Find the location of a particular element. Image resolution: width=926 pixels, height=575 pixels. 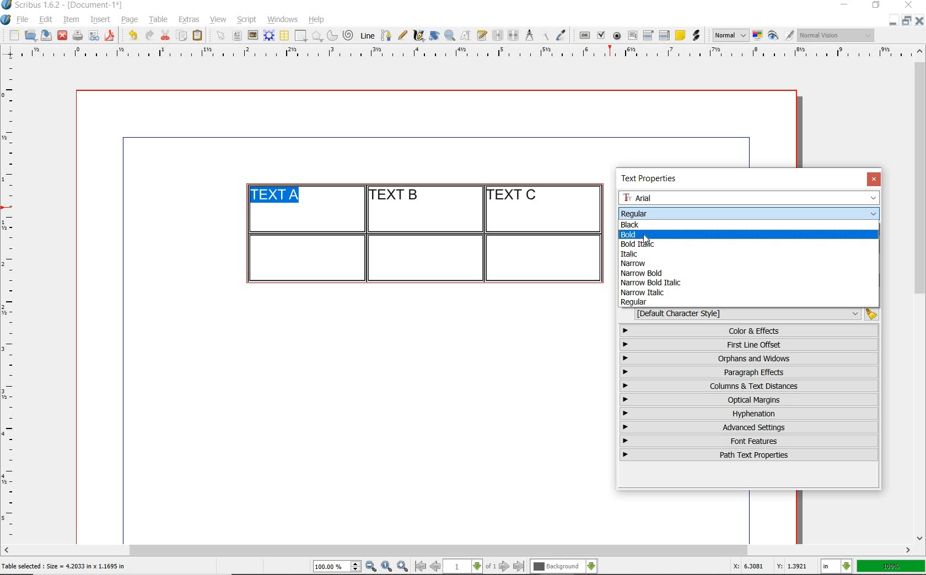

go to previous page is located at coordinates (435, 567).